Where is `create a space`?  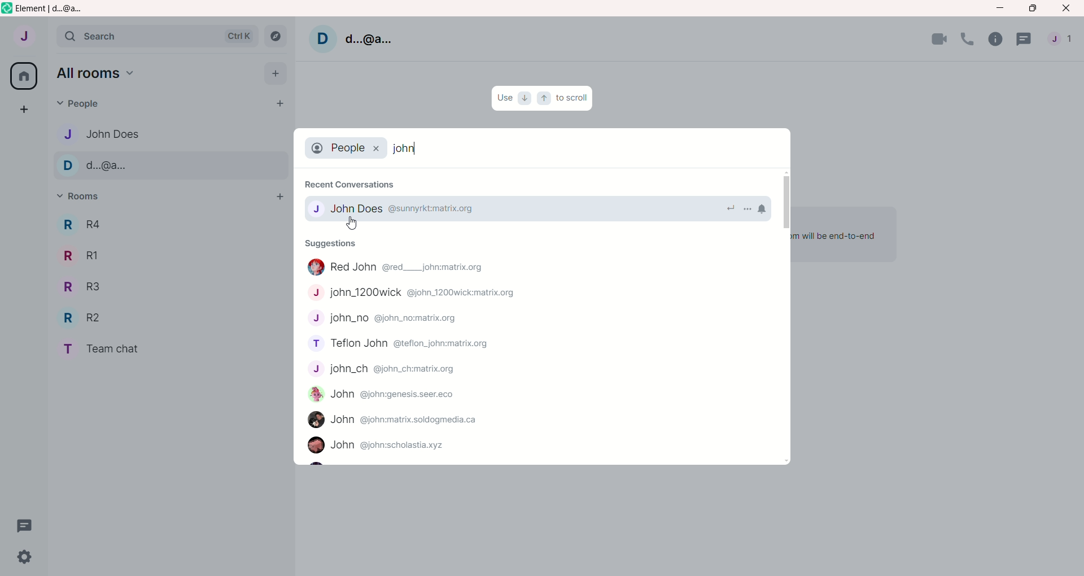 create a space is located at coordinates (26, 111).